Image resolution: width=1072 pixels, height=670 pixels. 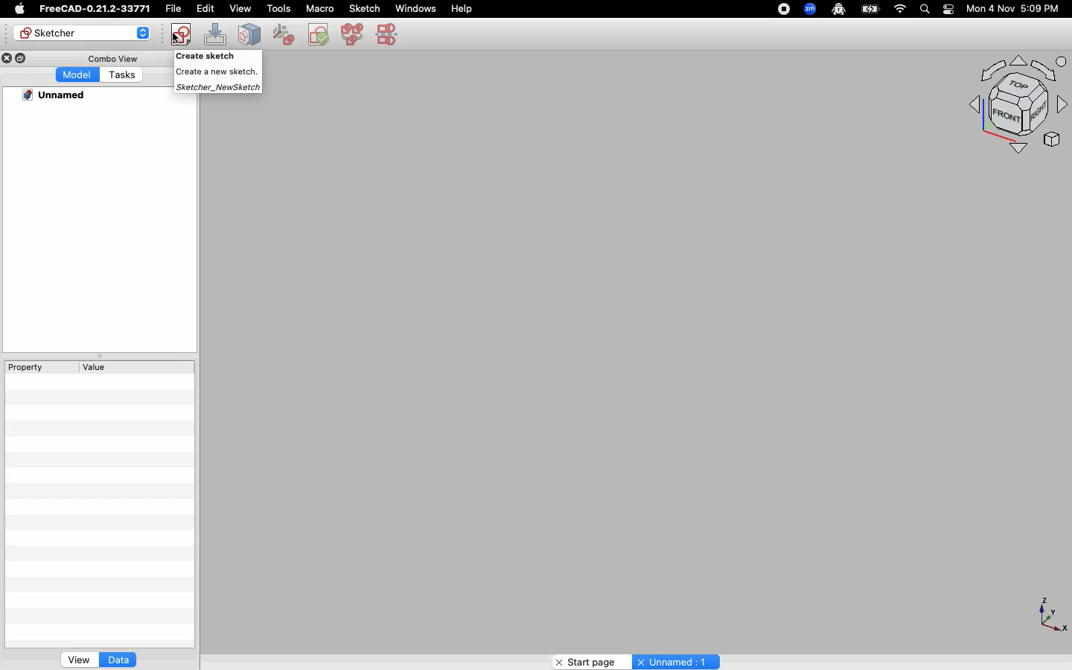 What do you see at coordinates (871, 8) in the screenshot?
I see `Battery` at bounding box center [871, 8].